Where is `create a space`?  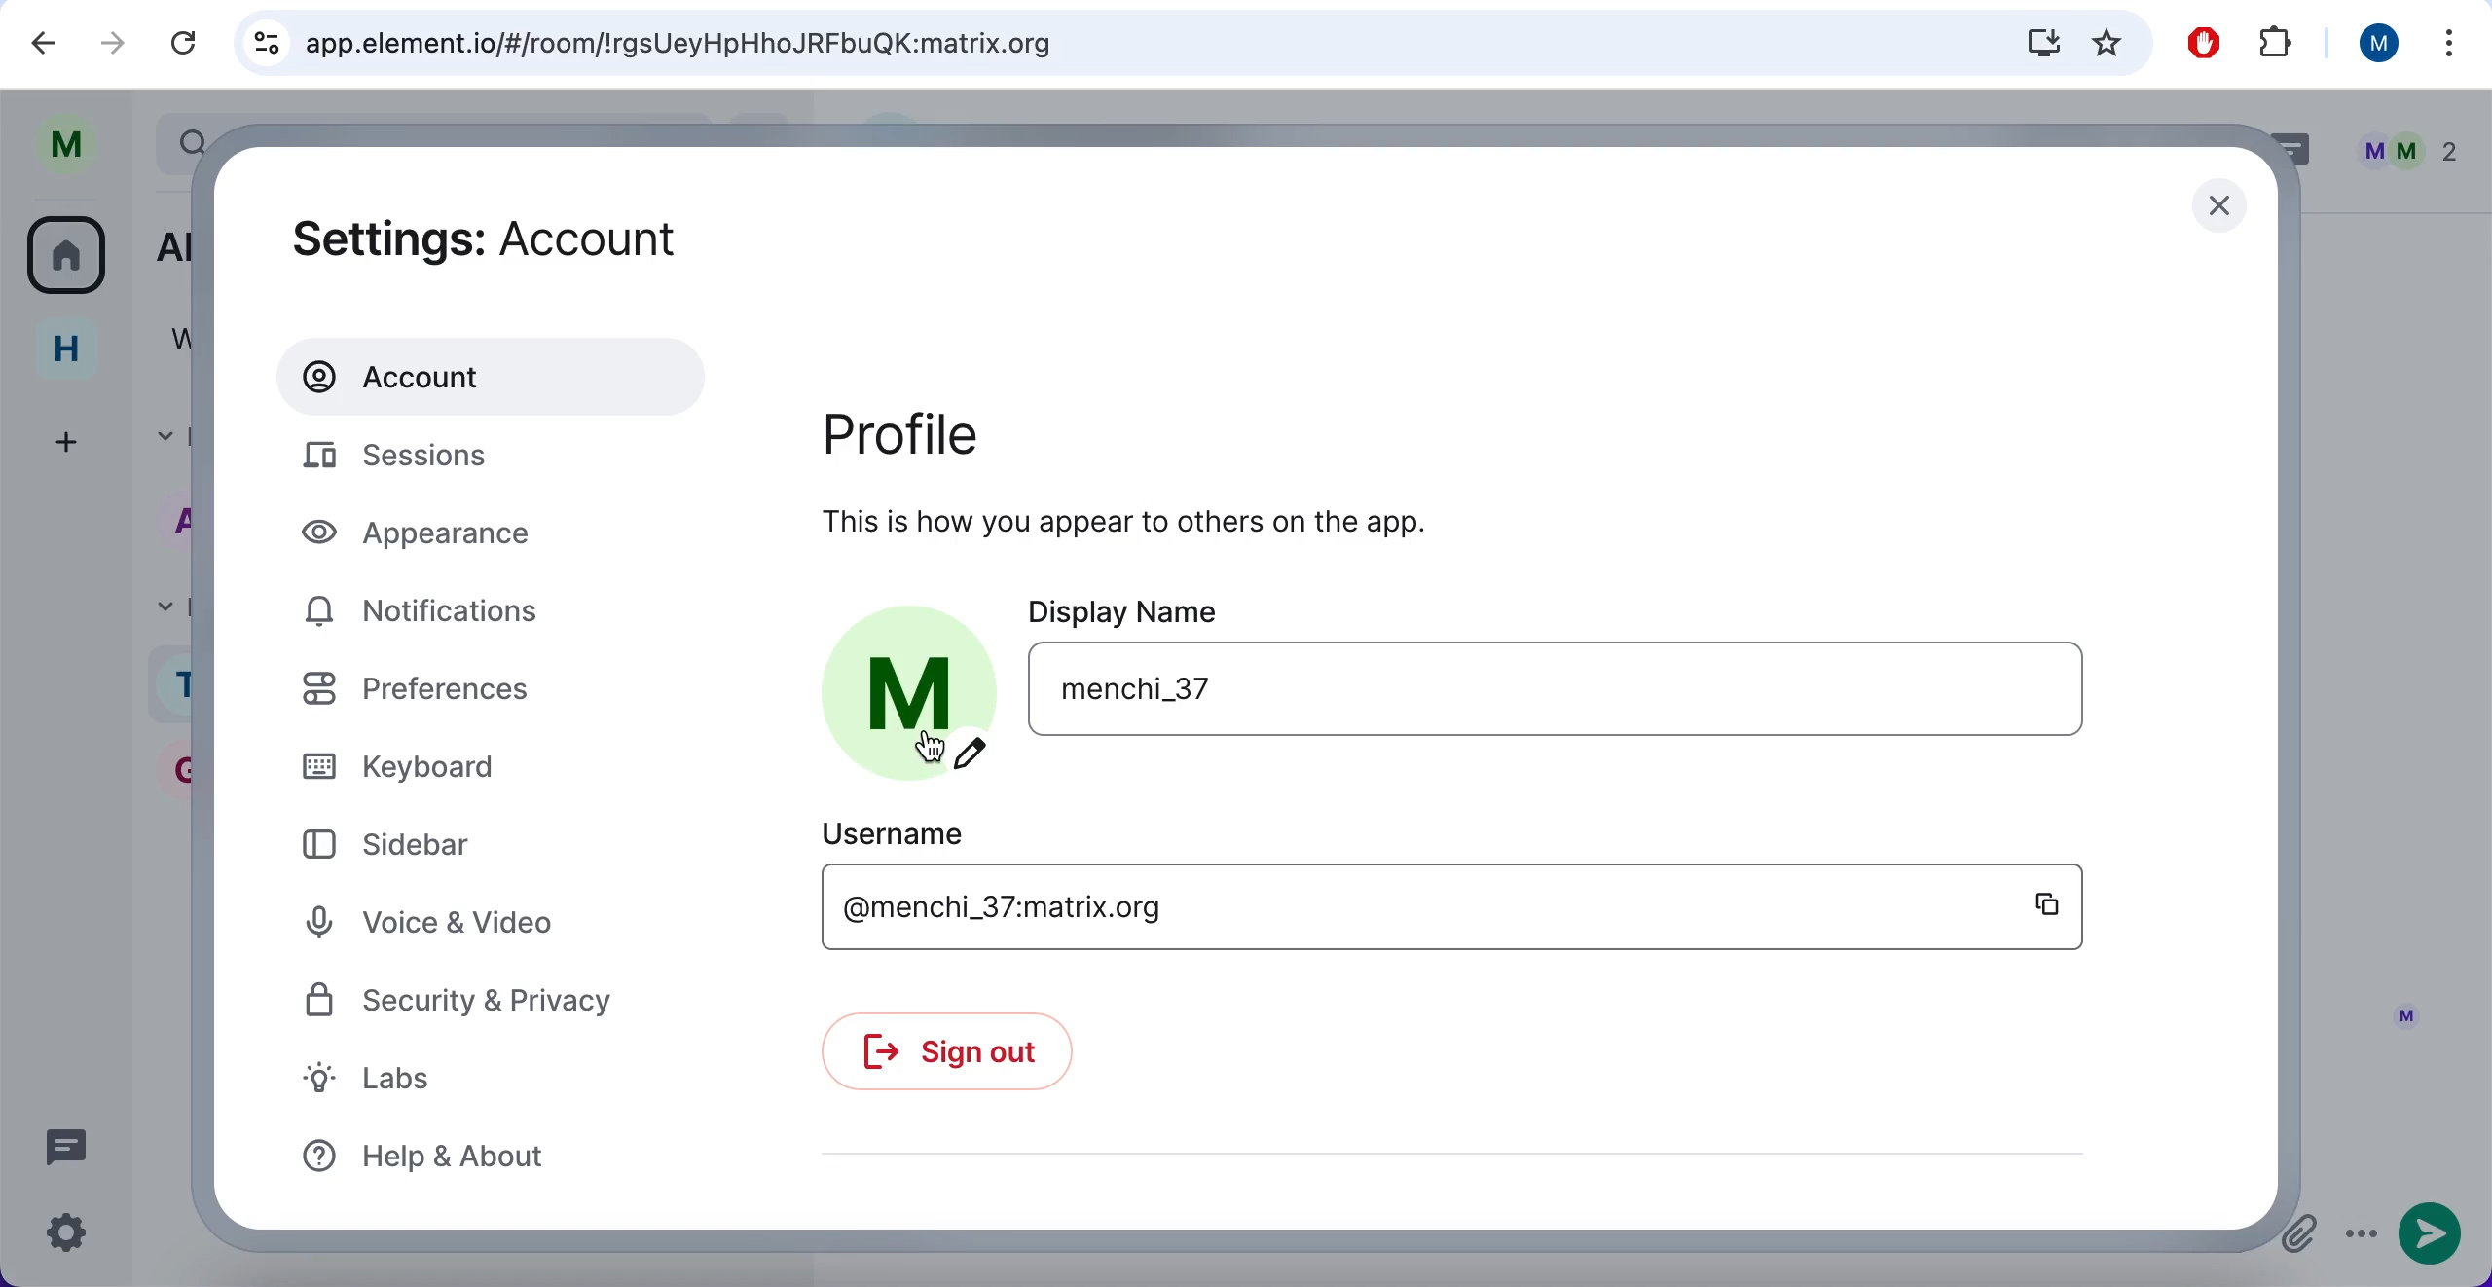 create a space is located at coordinates (62, 439).